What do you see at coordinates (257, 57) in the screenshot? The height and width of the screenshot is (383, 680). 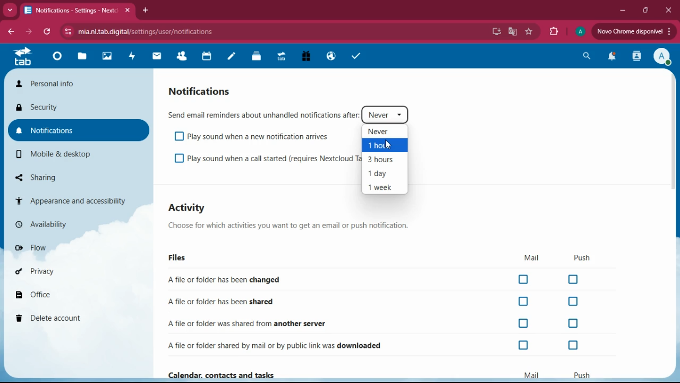 I see `files` at bounding box center [257, 57].